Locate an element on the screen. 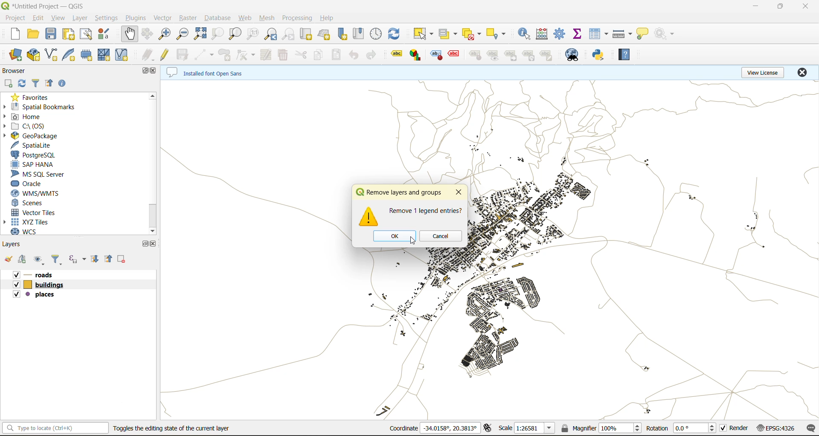 This screenshot has height=436, width=819. zoom full is located at coordinates (202, 34).